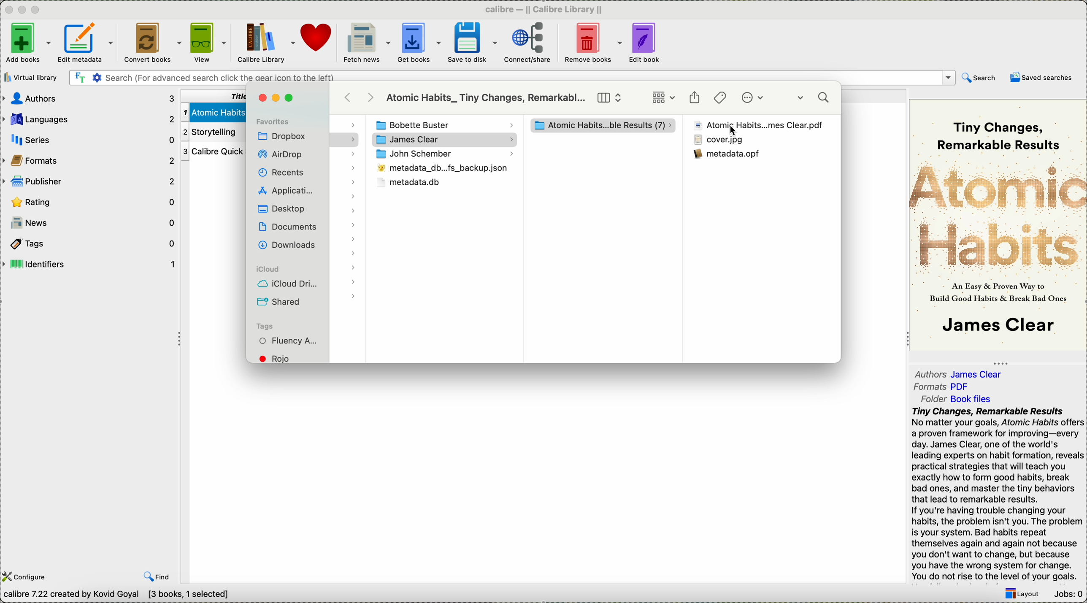  What do you see at coordinates (998, 224) in the screenshot?
I see `book cover preview` at bounding box center [998, 224].